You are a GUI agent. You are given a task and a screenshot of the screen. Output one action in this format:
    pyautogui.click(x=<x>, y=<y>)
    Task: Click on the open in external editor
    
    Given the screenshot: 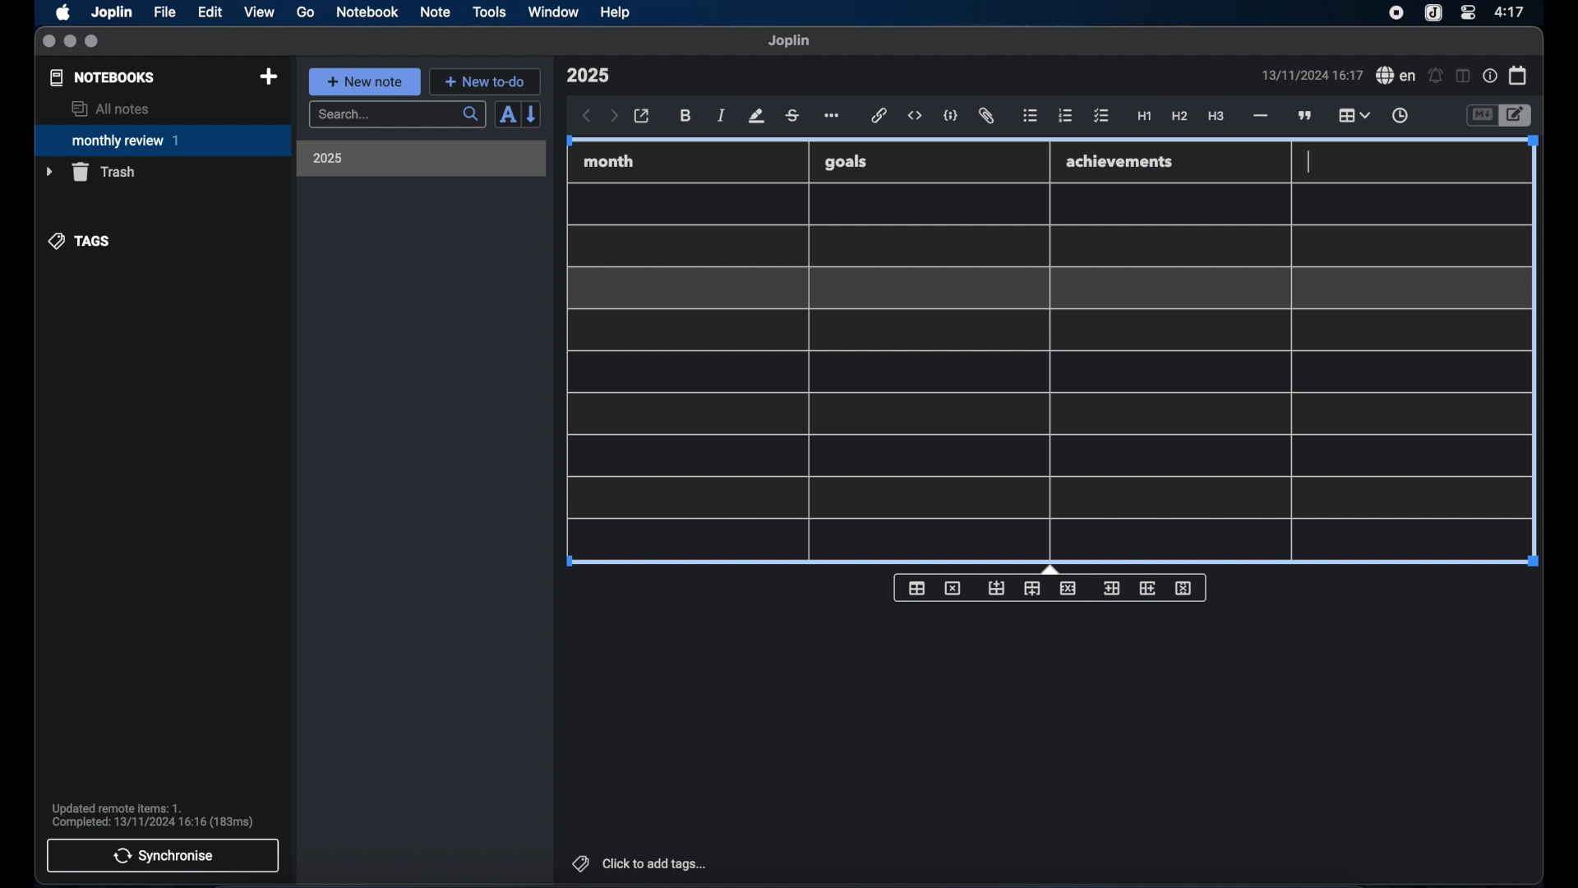 What is the action you would take?
    pyautogui.click(x=643, y=117)
    